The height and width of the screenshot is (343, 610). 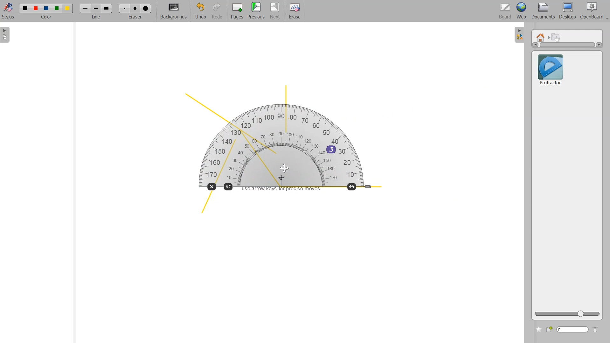 What do you see at coordinates (519, 34) in the screenshot?
I see `Sidebar` at bounding box center [519, 34].